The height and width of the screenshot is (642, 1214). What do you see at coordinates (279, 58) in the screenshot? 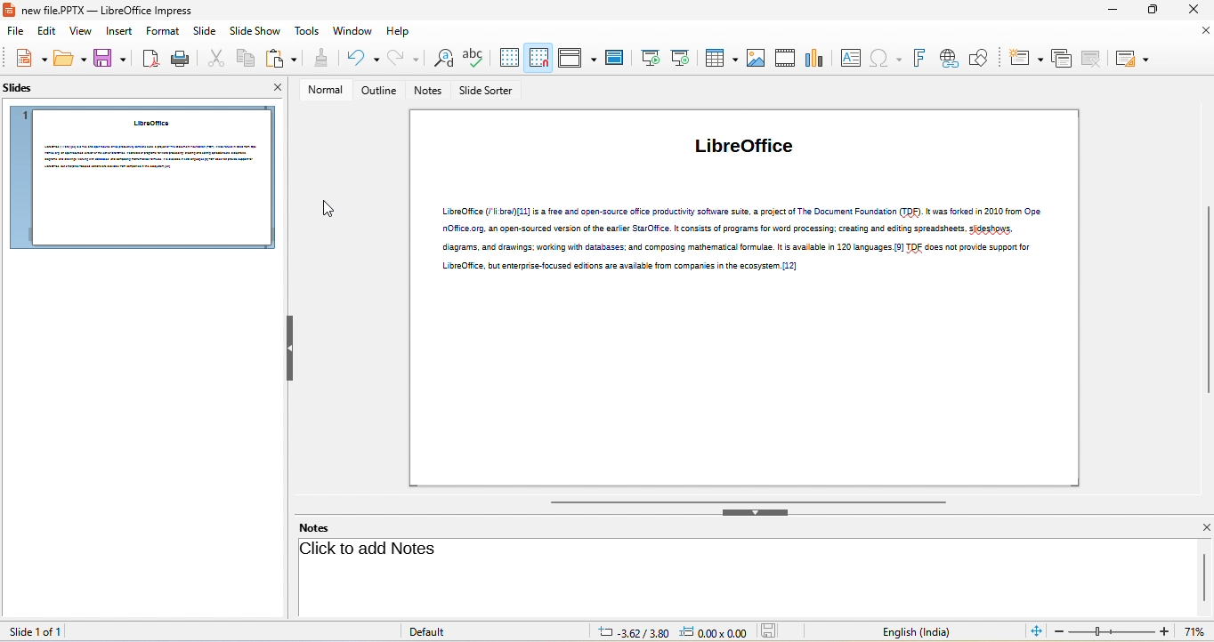
I see `paste` at bounding box center [279, 58].